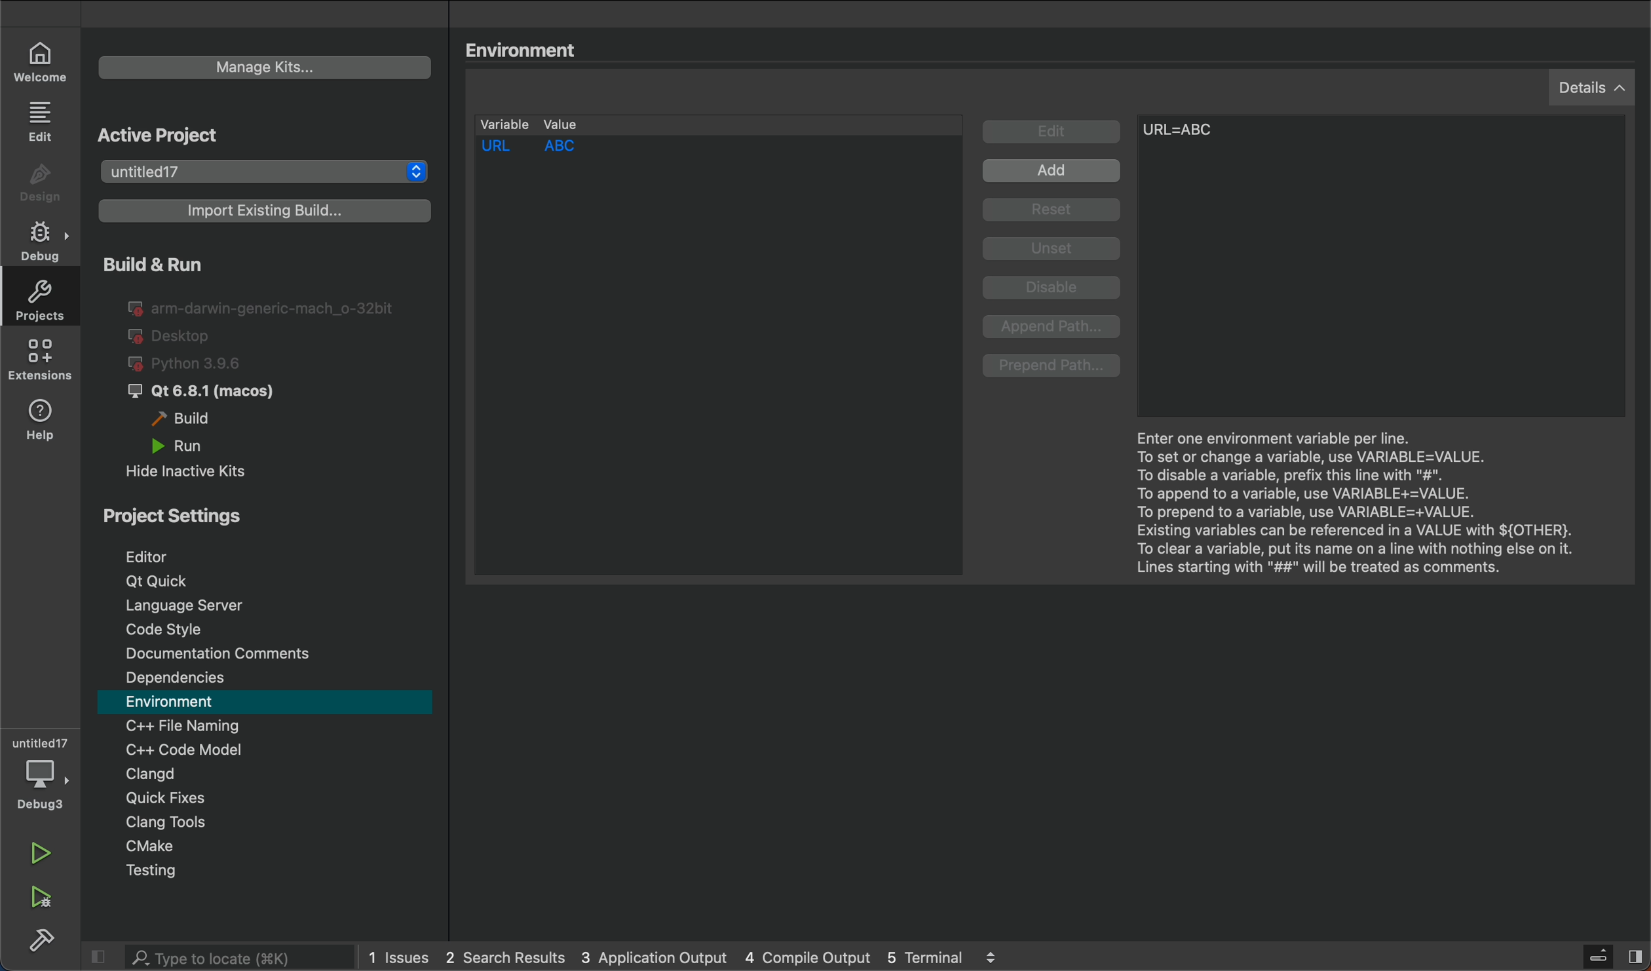  What do you see at coordinates (198, 263) in the screenshot?
I see `Build & Run` at bounding box center [198, 263].